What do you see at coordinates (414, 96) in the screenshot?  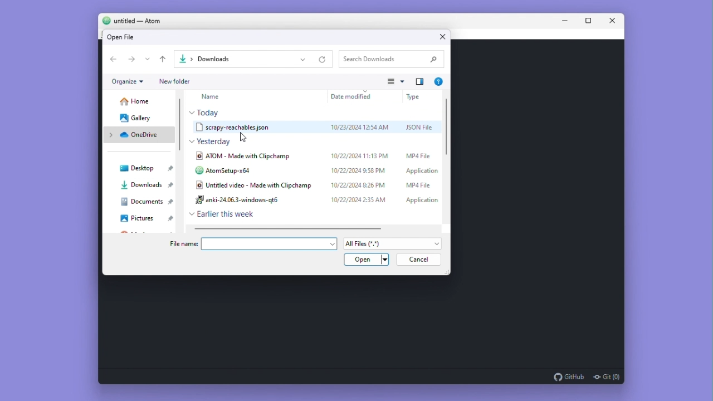 I see `Type` at bounding box center [414, 96].